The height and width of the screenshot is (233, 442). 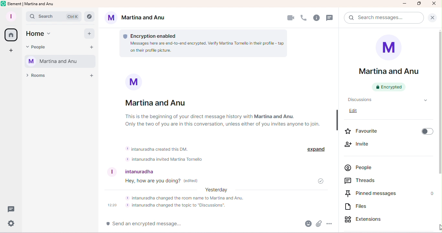 I want to click on Attachment, so click(x=319, y=225).